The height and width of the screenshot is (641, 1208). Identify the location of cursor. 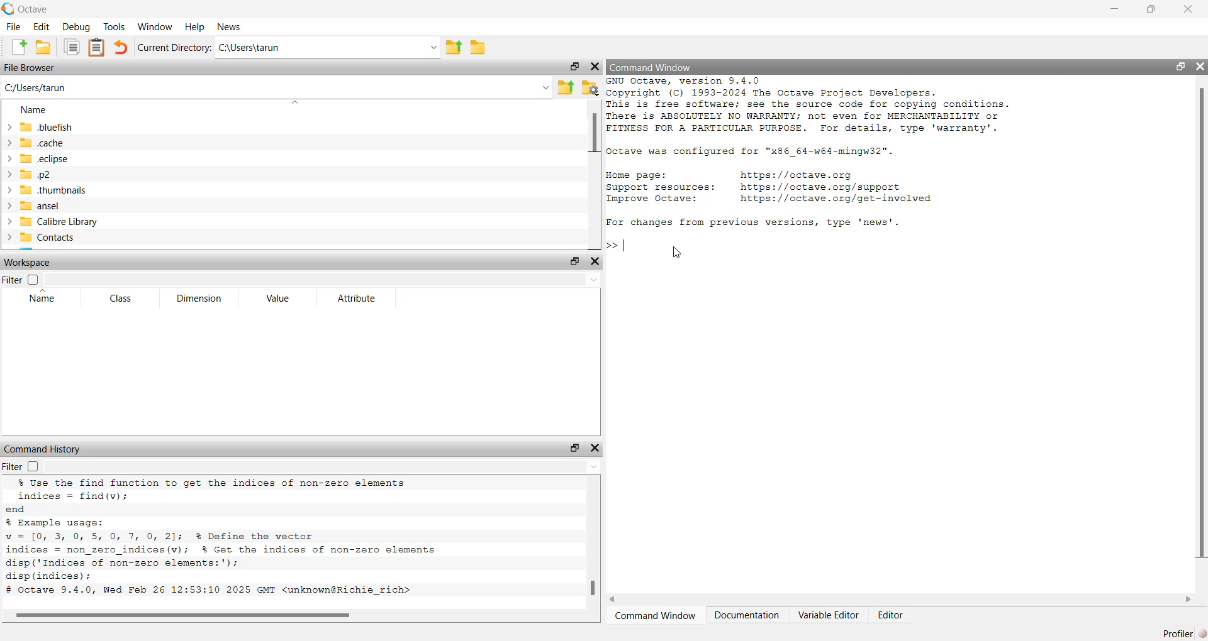
(670, 254).